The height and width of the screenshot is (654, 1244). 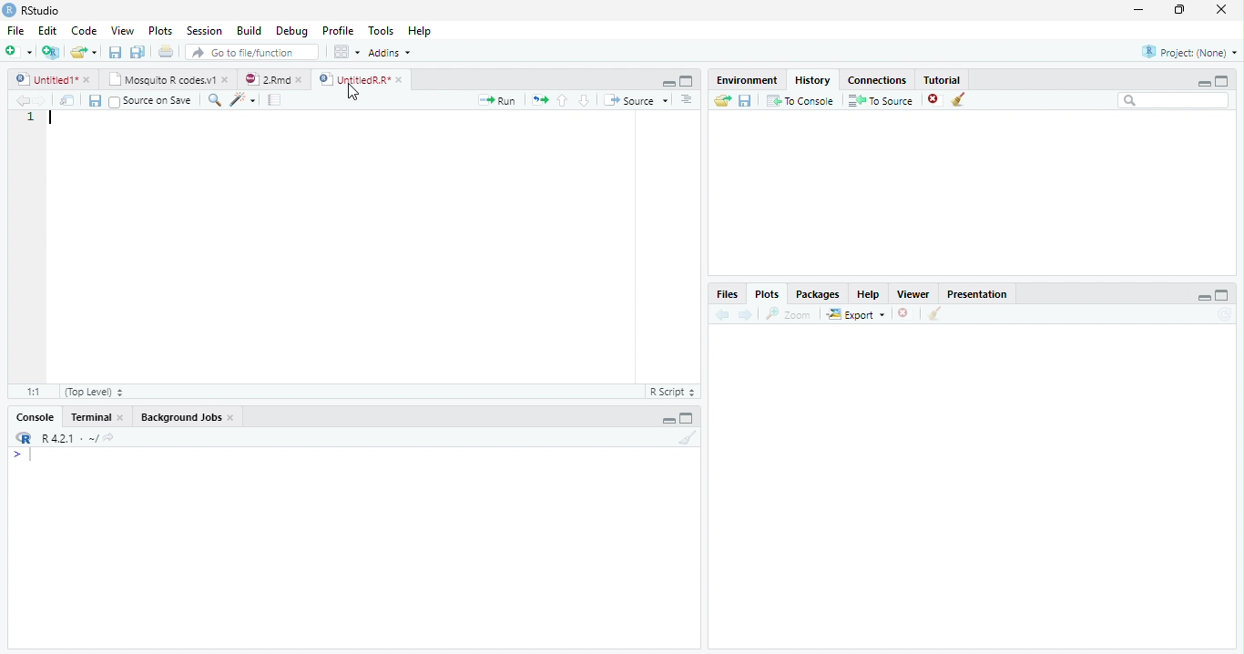 I want to click on Remove current plot, so click(x=905, y=314).